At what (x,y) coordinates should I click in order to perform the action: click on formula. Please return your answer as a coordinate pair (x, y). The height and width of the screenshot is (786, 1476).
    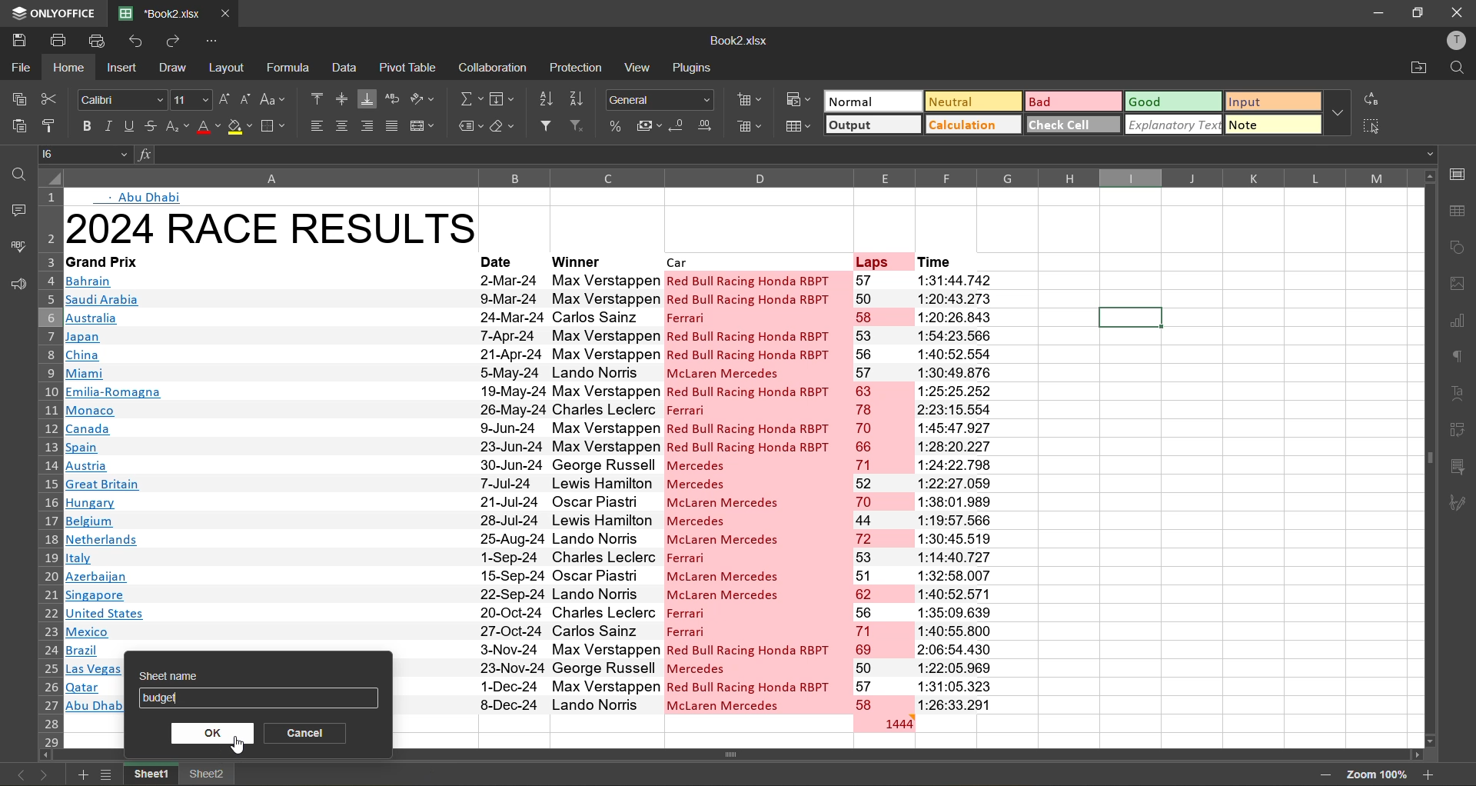
    Looking at the image, I should click on (288, 67).